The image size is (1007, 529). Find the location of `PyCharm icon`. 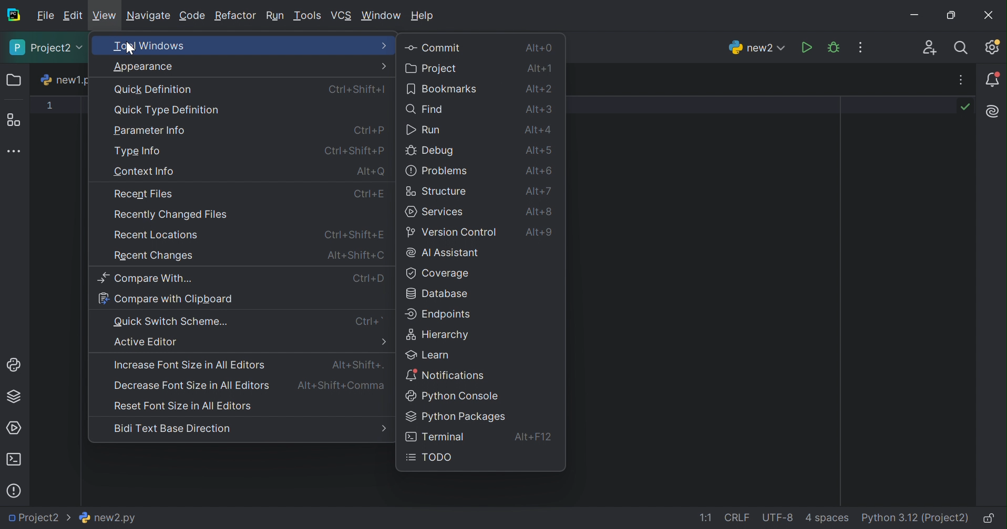

PyCharm icon is located at coordinates (12, 14).